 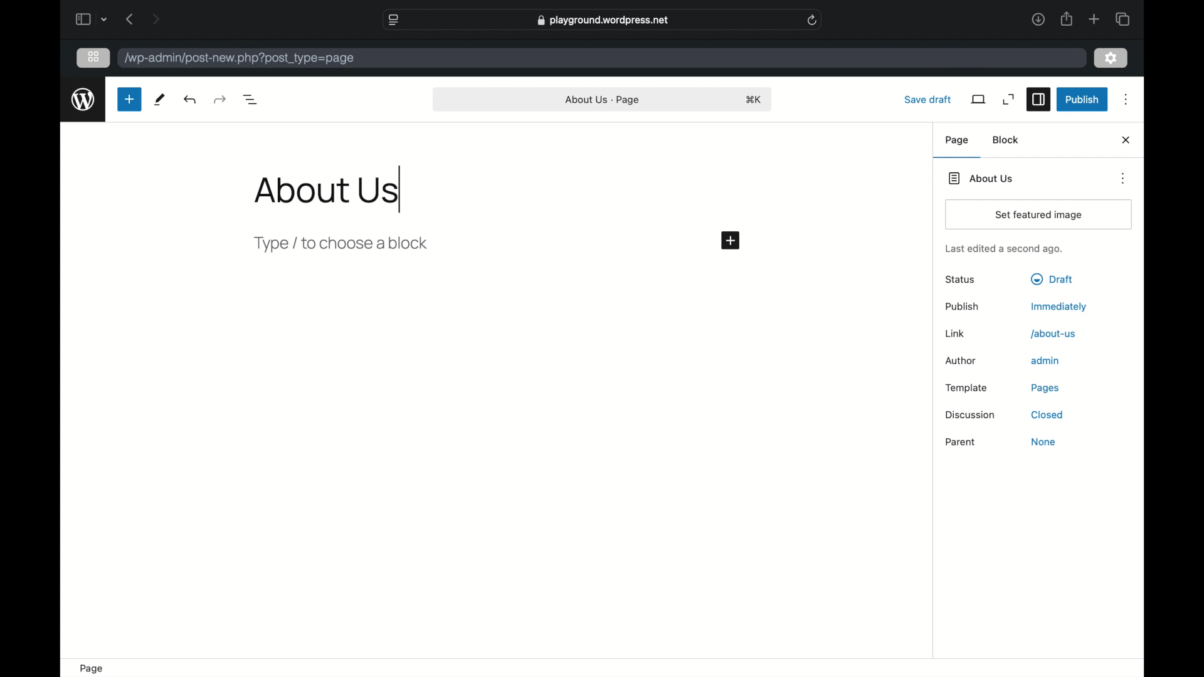 I want to click on template, so click(x=967, y=387).